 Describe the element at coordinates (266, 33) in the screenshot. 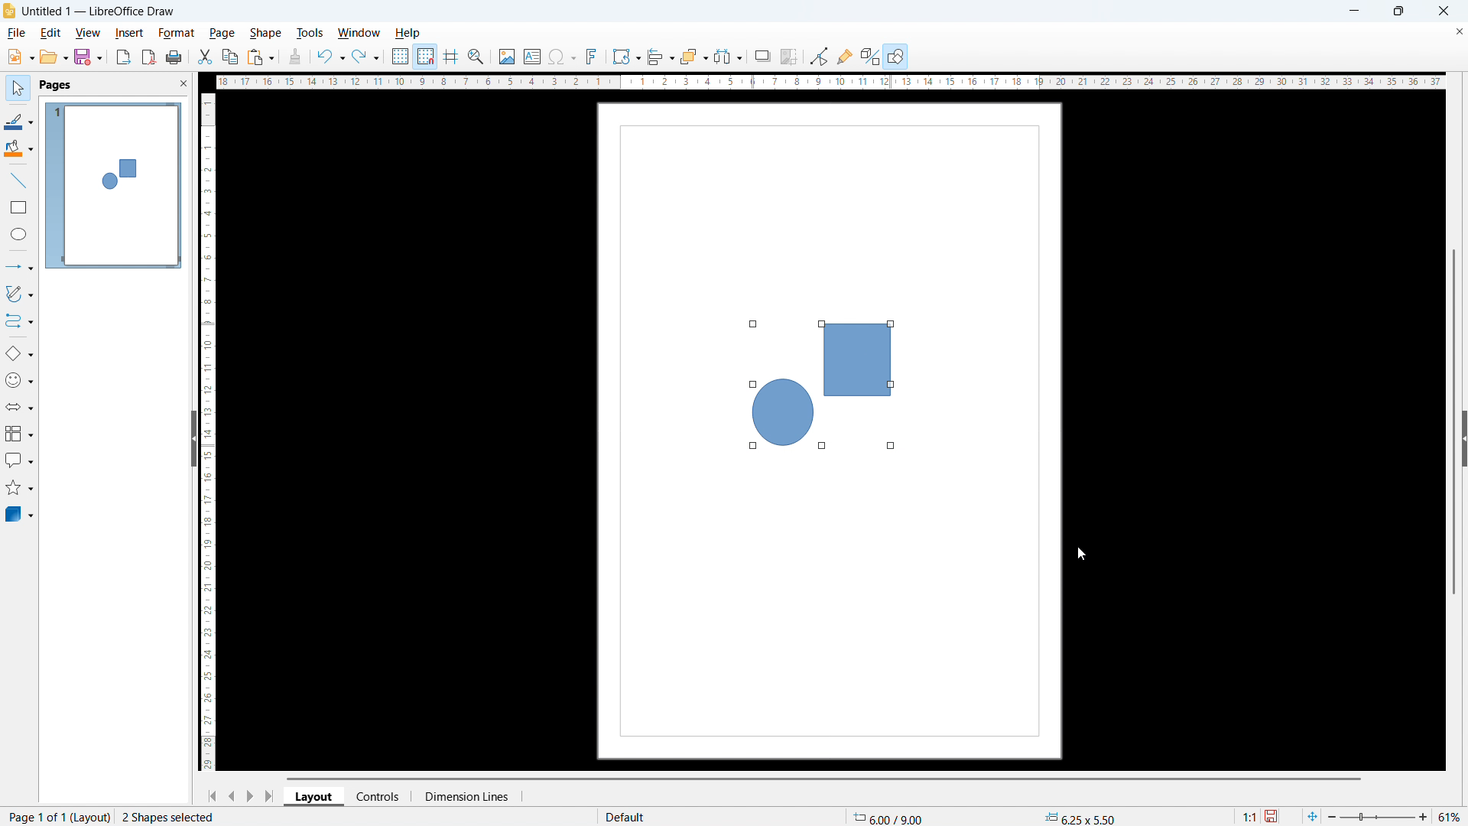

I see `shape` at that location.